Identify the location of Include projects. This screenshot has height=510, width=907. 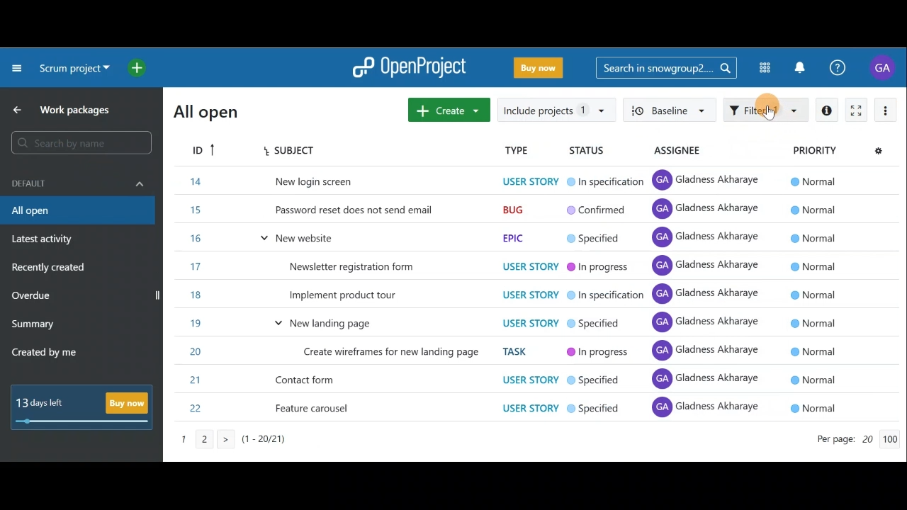
(556, 110).